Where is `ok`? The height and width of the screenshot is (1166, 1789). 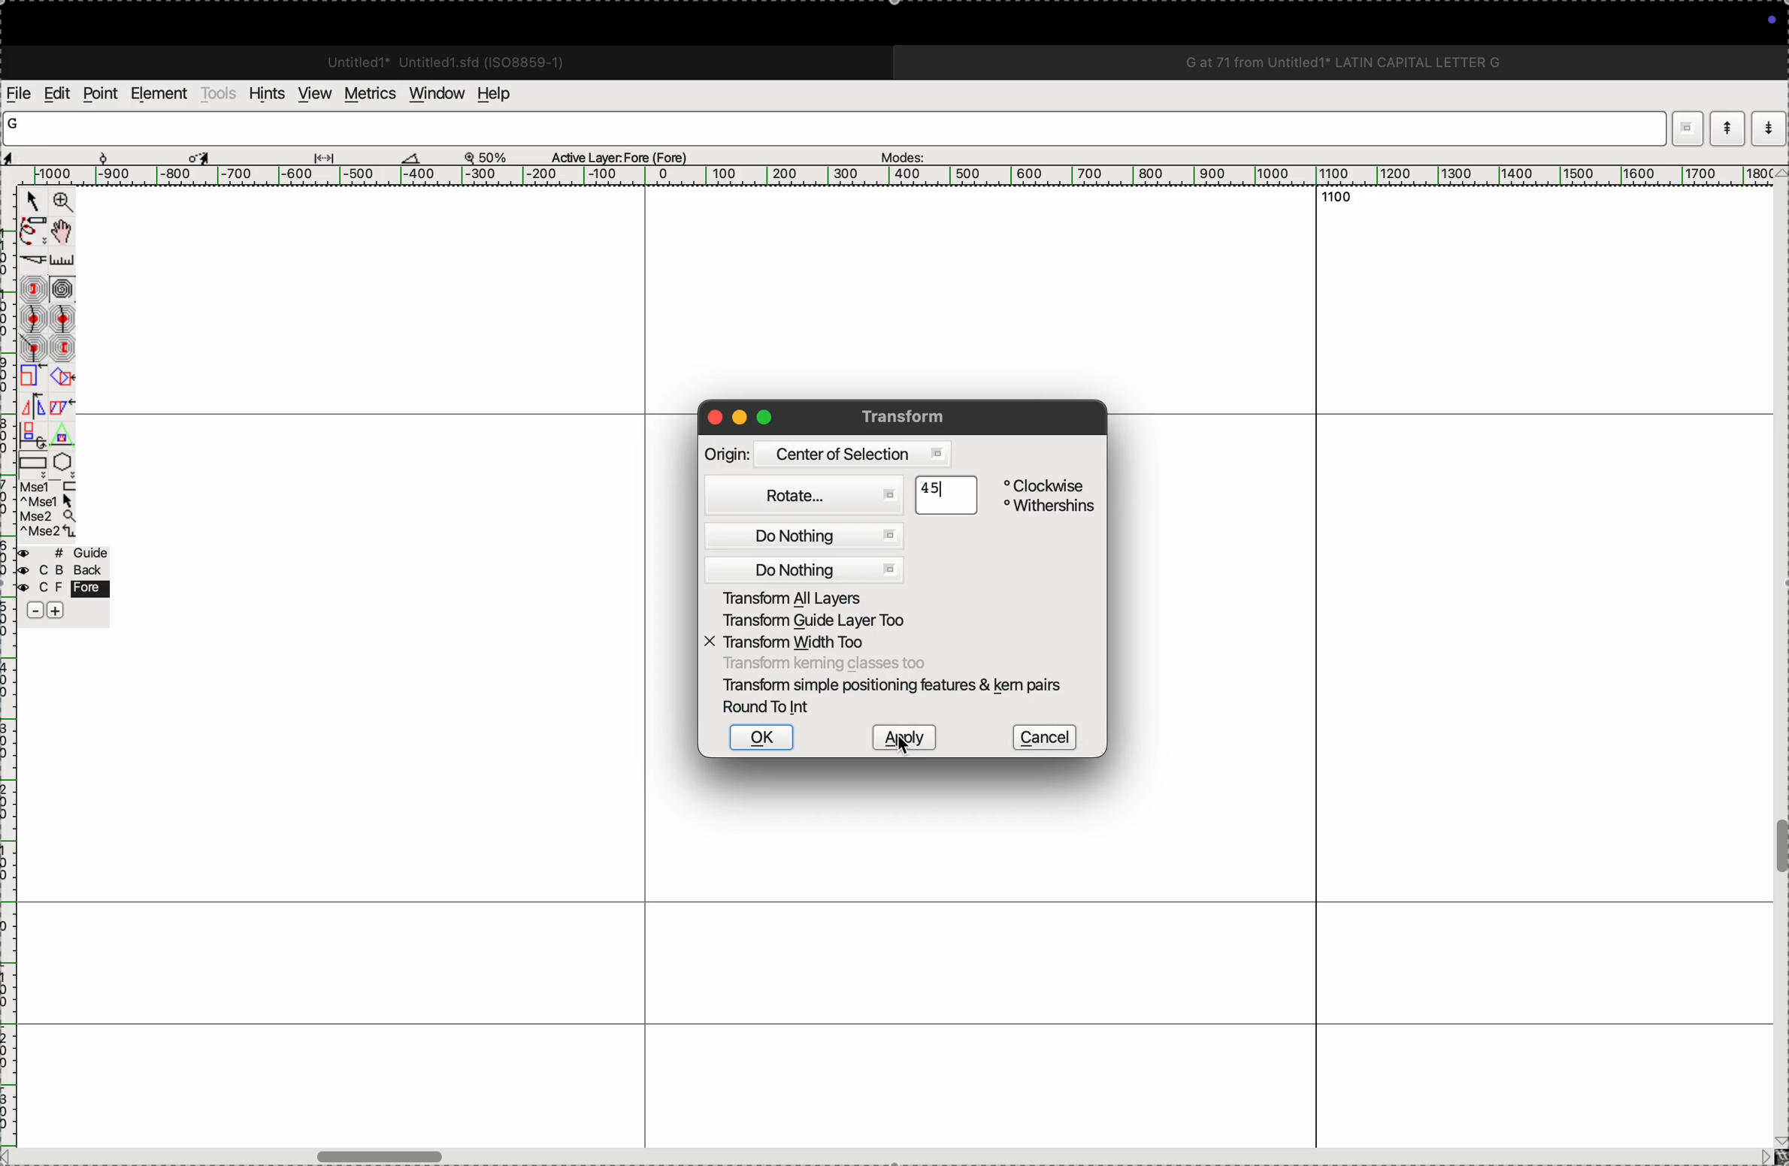
ok is located at coordinates (766, 739).